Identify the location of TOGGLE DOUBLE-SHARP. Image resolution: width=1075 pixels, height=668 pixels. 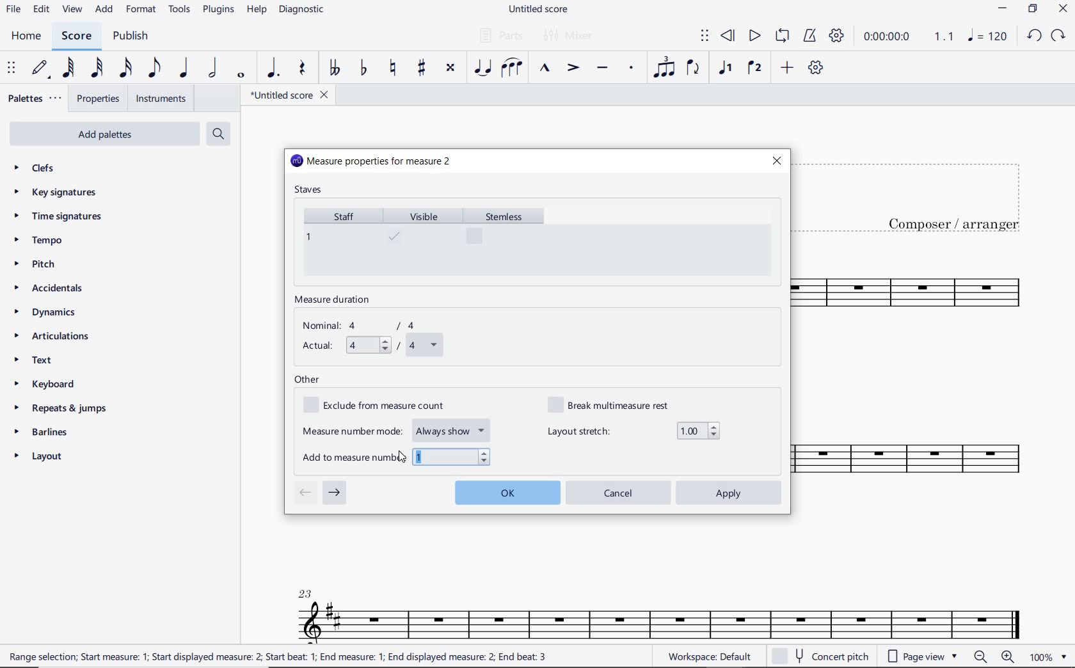
(450, 68).